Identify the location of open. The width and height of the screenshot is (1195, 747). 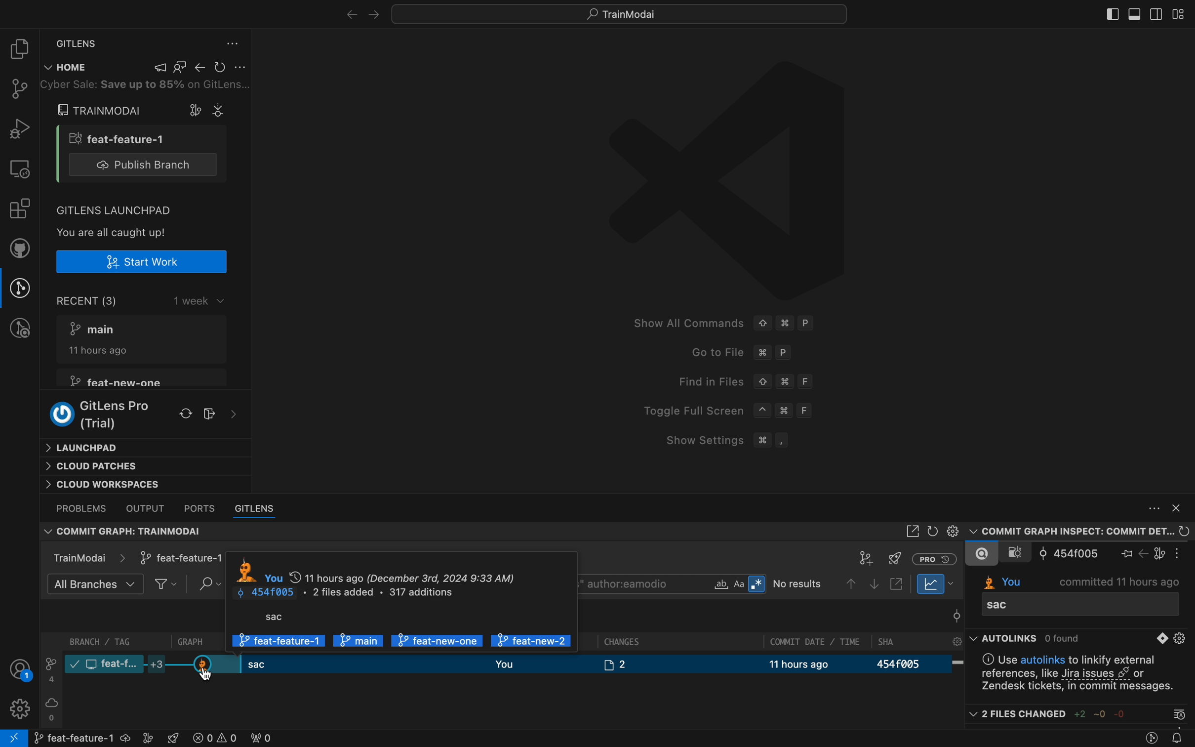
(197, 111).